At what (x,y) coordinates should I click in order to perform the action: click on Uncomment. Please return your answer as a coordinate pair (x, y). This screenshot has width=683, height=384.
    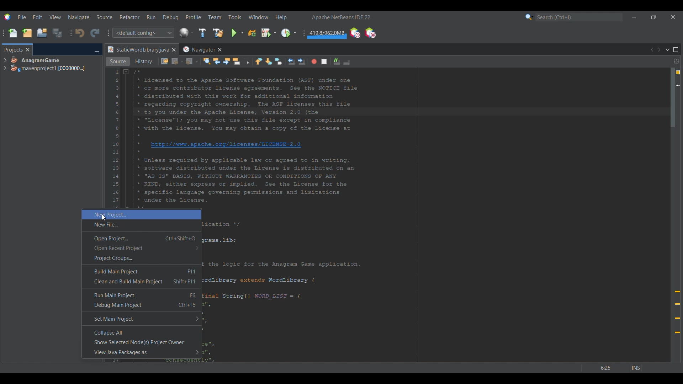
    Looking at the image, I should click on (337, 62).